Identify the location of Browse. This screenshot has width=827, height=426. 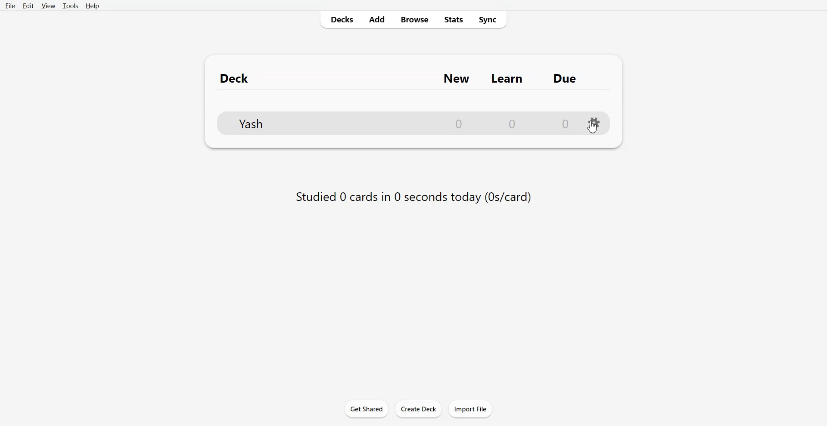
(414, 19).